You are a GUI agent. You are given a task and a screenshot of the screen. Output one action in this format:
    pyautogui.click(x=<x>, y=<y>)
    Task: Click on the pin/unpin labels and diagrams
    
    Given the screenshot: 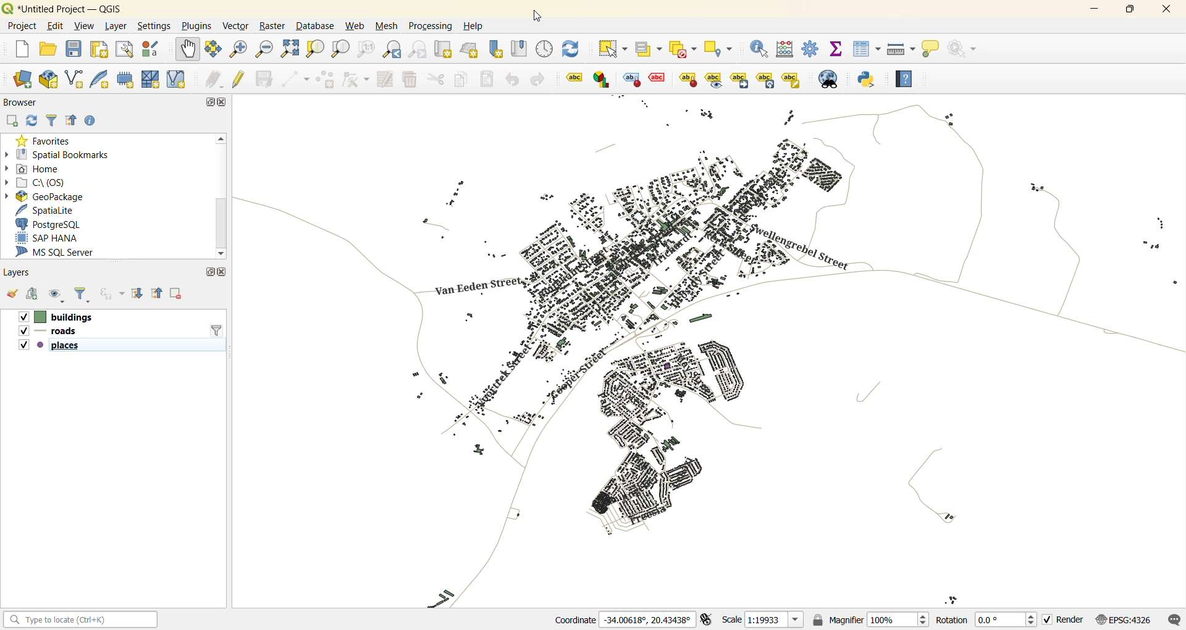 What is the action you would take?
    pyautogui.click(x=688, y=80)
    